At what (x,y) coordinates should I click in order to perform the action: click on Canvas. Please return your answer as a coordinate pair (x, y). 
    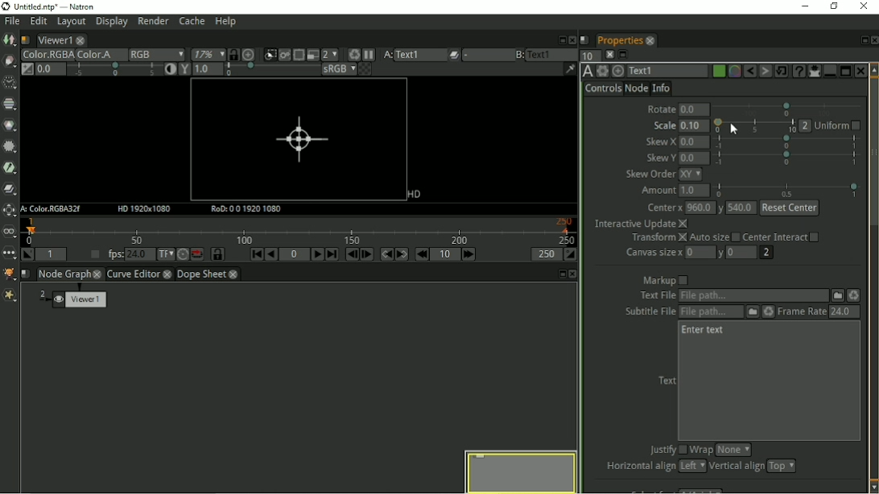
    Looking at the image, I should click on (299, 139).